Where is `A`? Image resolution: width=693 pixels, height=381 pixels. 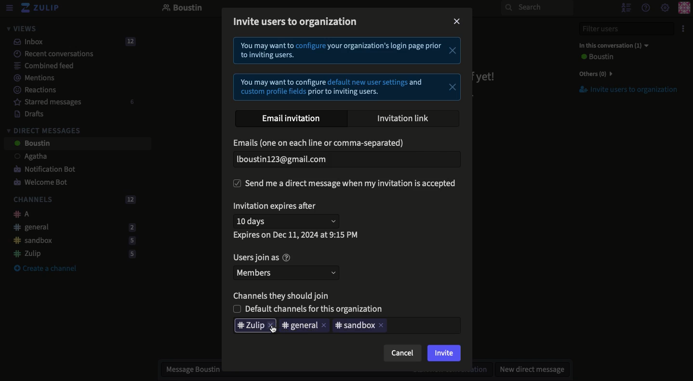
A is located at coordinates (19, 214).